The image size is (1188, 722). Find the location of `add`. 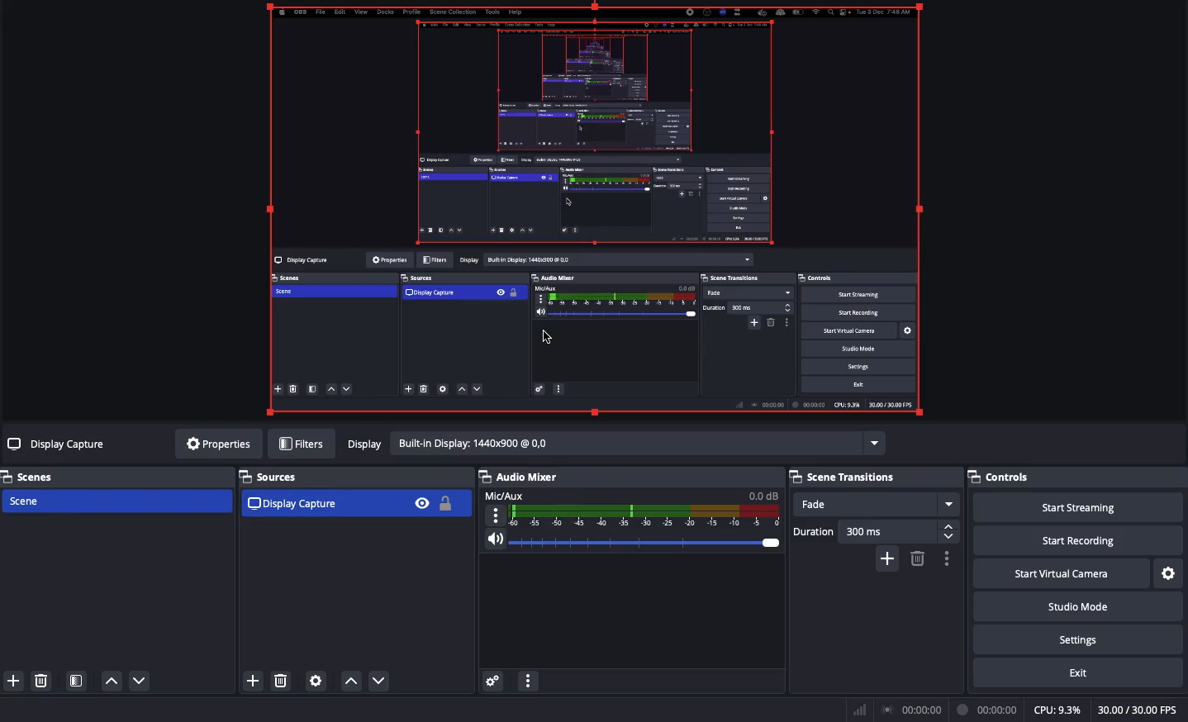

add is located at coordinates (252, 684).